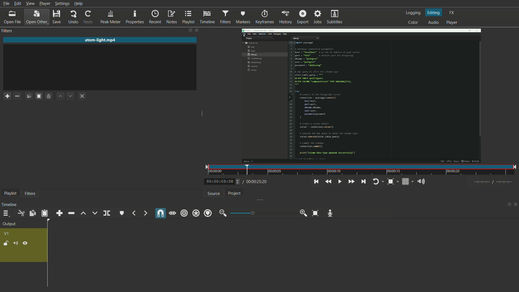  What do you see at coordinates (8, 3) in the screenshot?
I see `File` at bounding box center [8, 3].